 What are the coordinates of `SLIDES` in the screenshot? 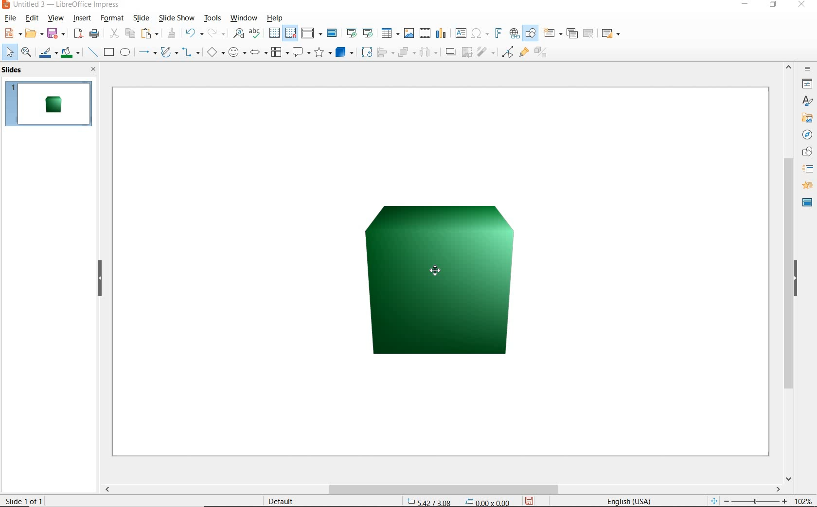 It's located at (15, 70).